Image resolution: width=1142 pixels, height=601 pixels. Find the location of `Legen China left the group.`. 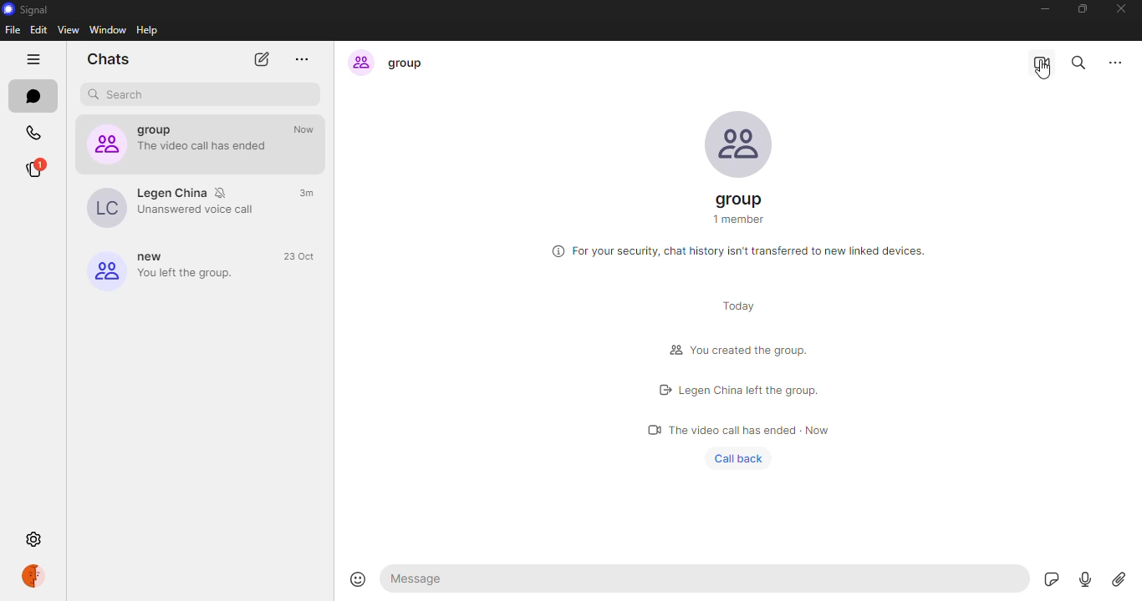

Legen China left the group. is located at coordinates (747, 390).